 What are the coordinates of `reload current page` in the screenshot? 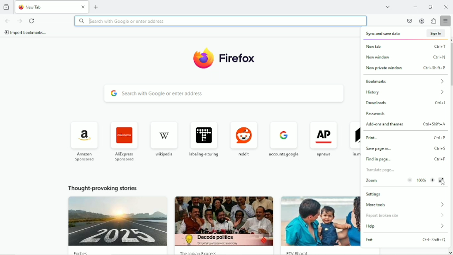 It's located at (33, 20).